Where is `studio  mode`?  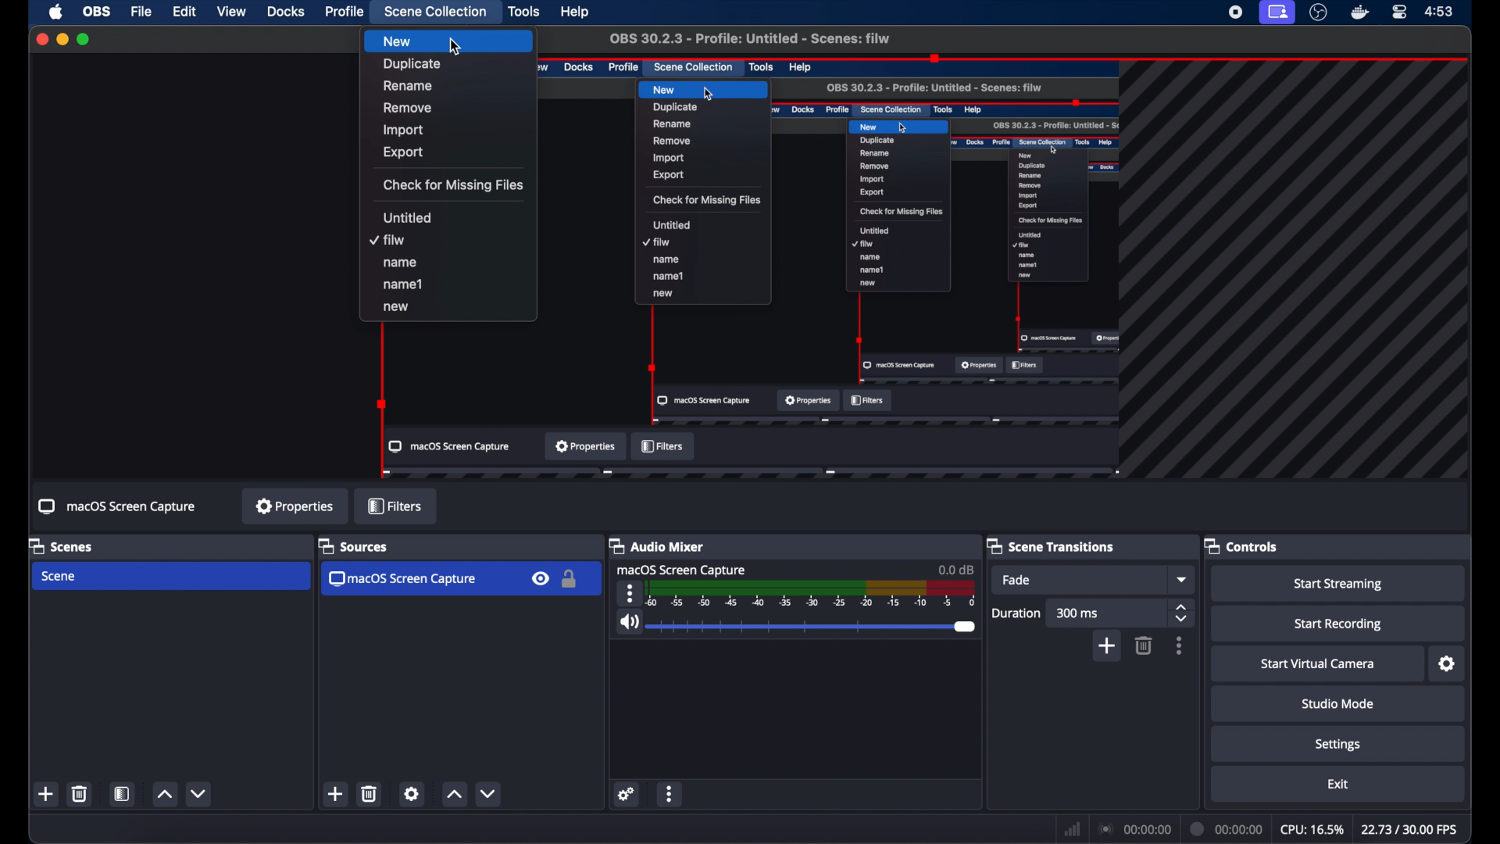
studio  mode is located at coordinates (1336, 703).